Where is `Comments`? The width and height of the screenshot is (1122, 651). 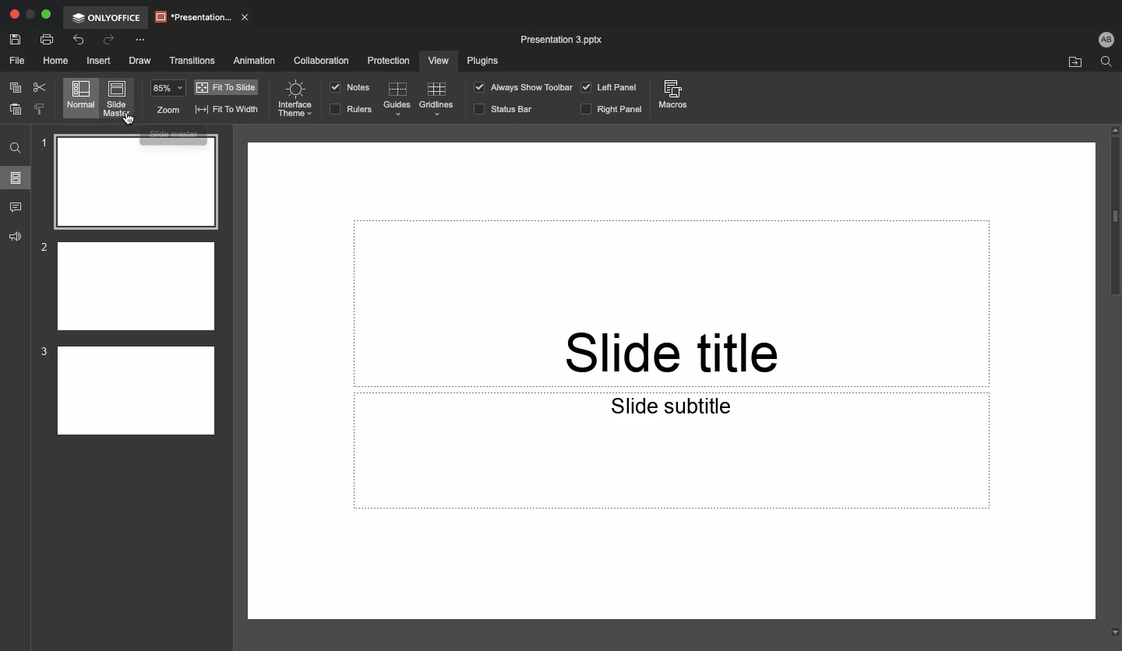
Comments is located at coordinates (18, 208).